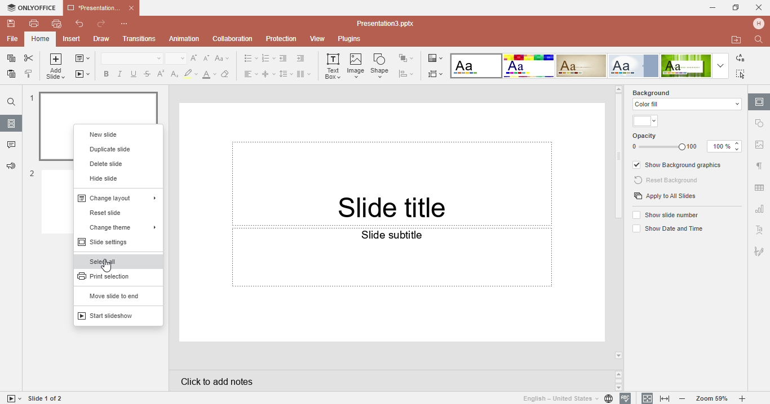 This screenshot has width=770, height=404. I want to click on Themes color, so click(647, 122).